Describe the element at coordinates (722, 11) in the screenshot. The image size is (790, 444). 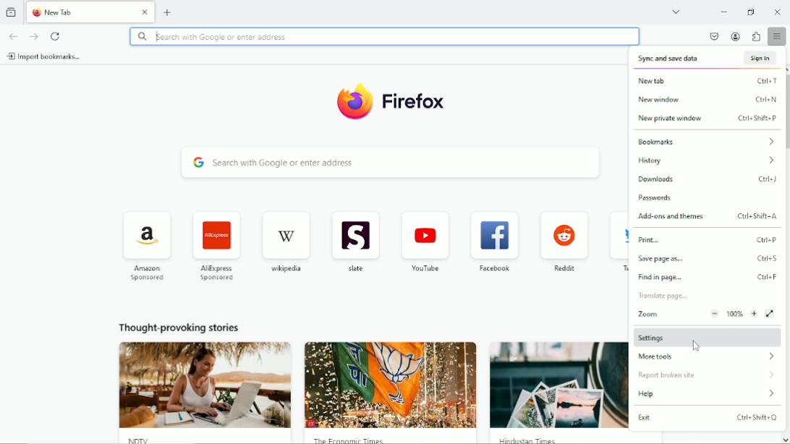
I see `minimize ` at that location.